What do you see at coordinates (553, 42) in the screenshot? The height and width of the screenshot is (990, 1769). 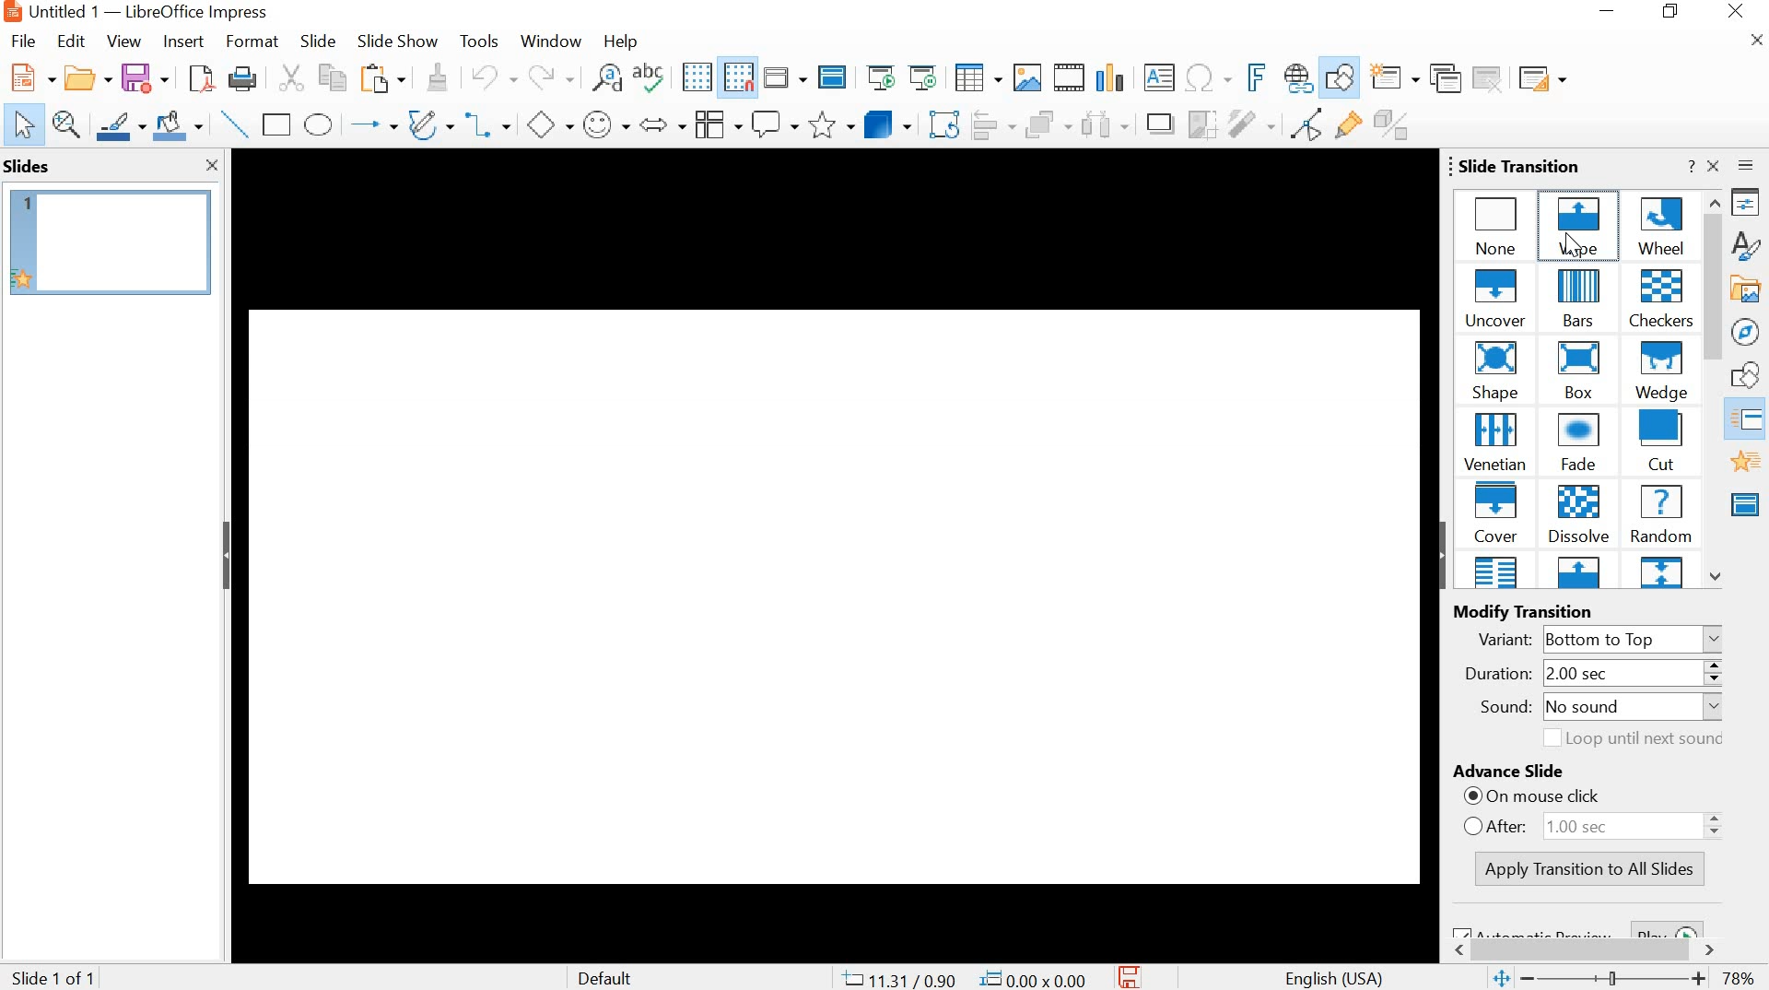 I see `WINDOW` at bounding box center [553, 42].